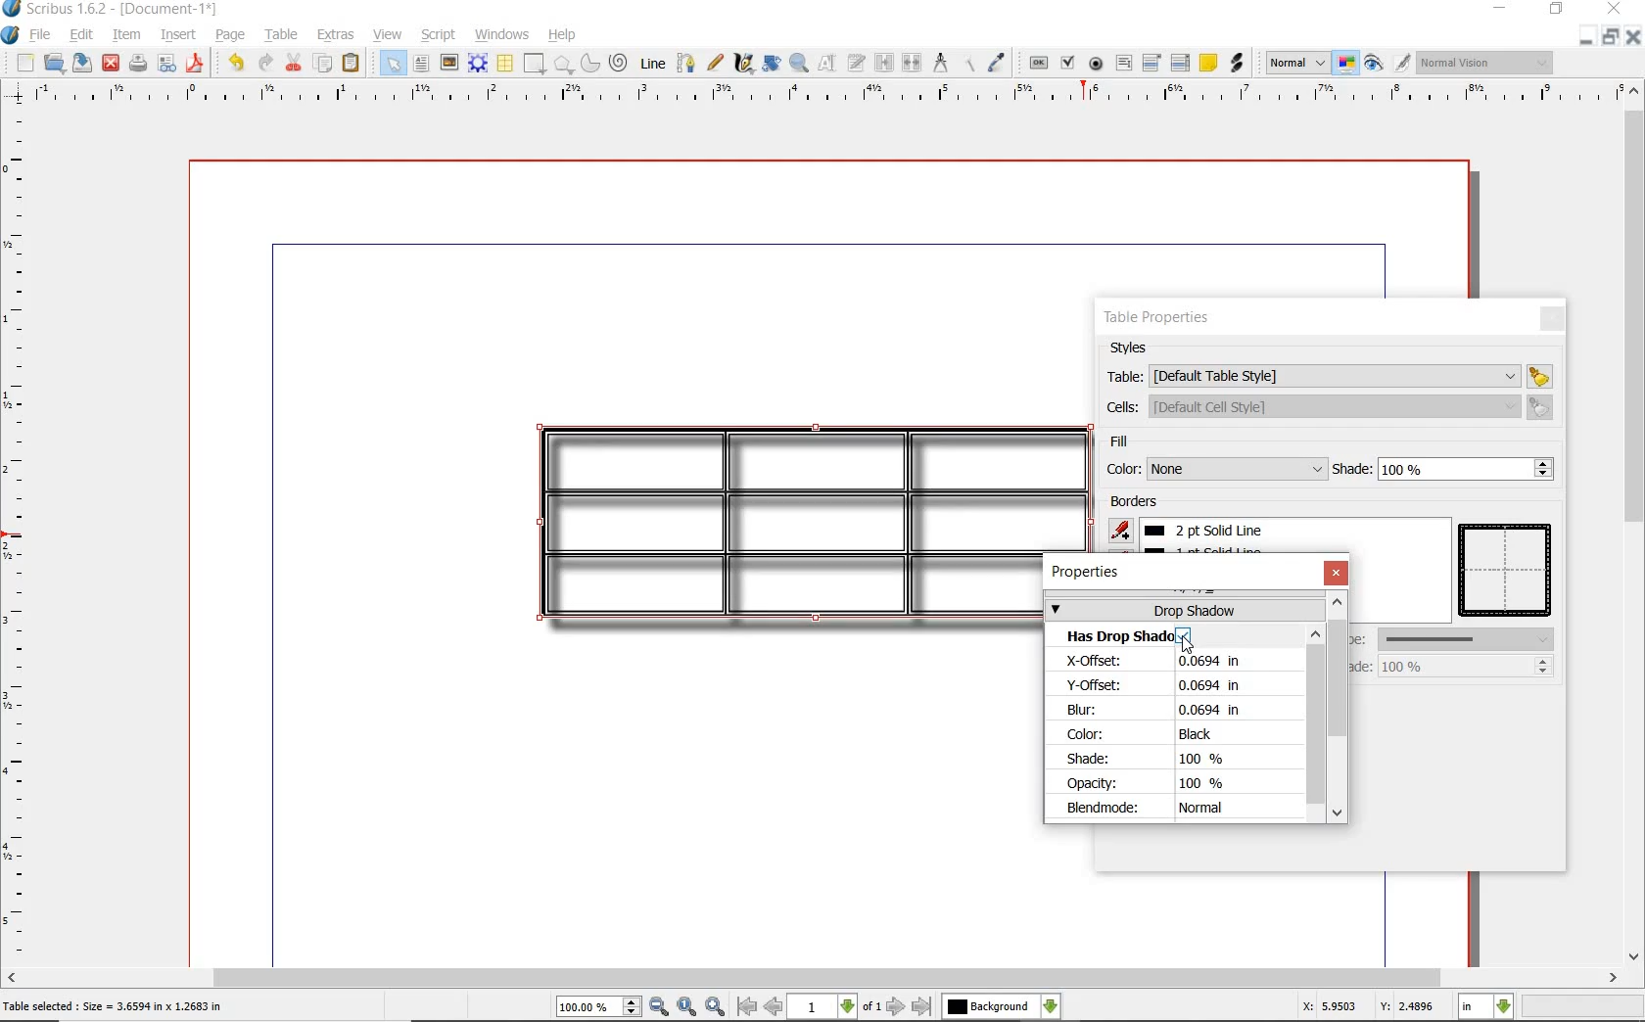 This screenshot has height=1022, width=1645. What do you see at coordinates (827, 64) in the screenshot?
I see `edit content of frame` at bounding box center [827, 64].